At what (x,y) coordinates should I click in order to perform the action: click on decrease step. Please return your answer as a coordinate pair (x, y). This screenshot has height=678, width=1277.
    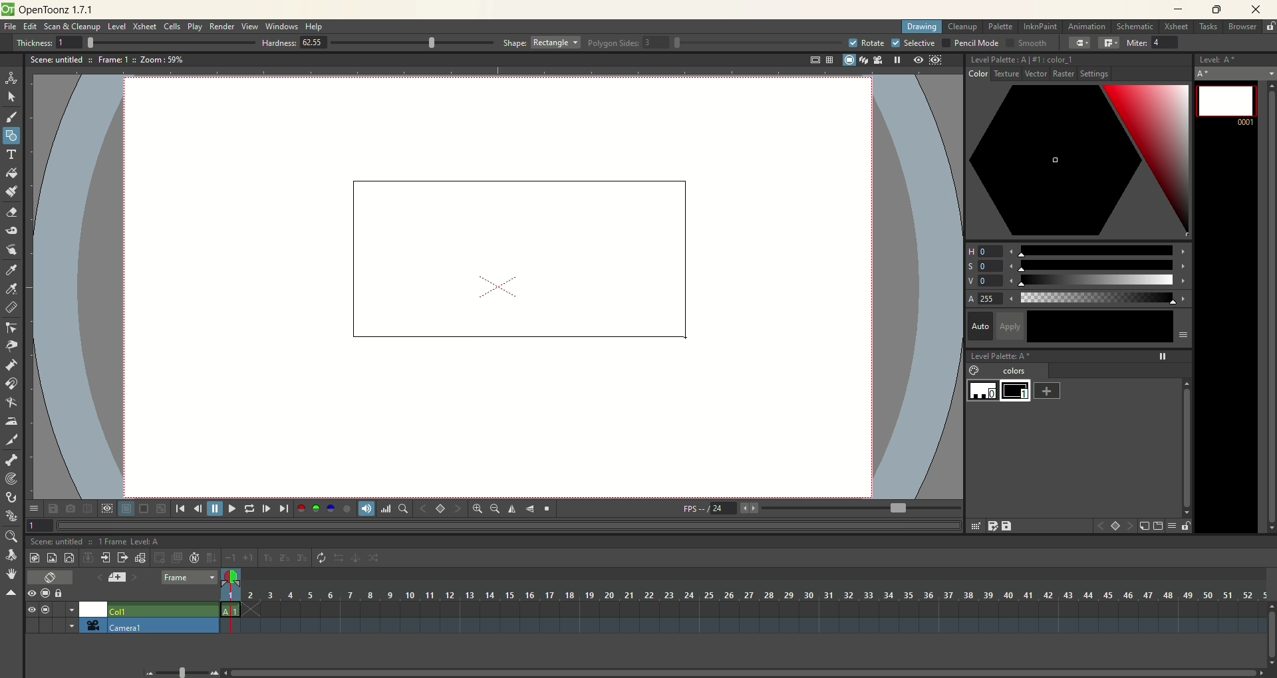
    Looking at the image, I should click on (230, 558).